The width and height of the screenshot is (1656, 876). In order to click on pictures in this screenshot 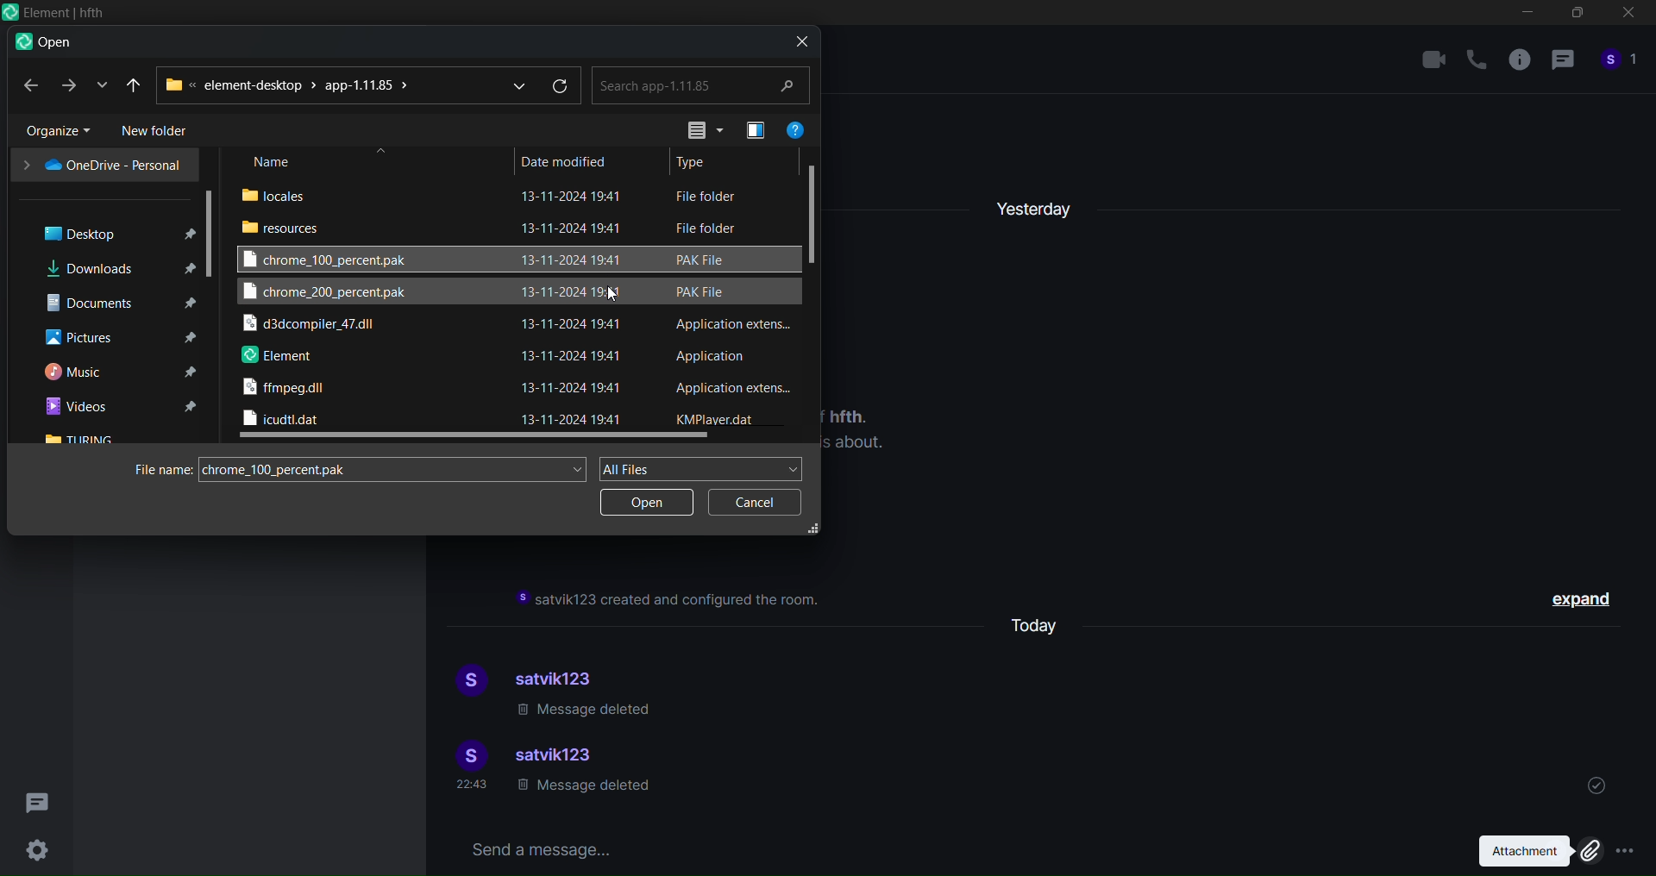, I will do `click(116, 338)`.